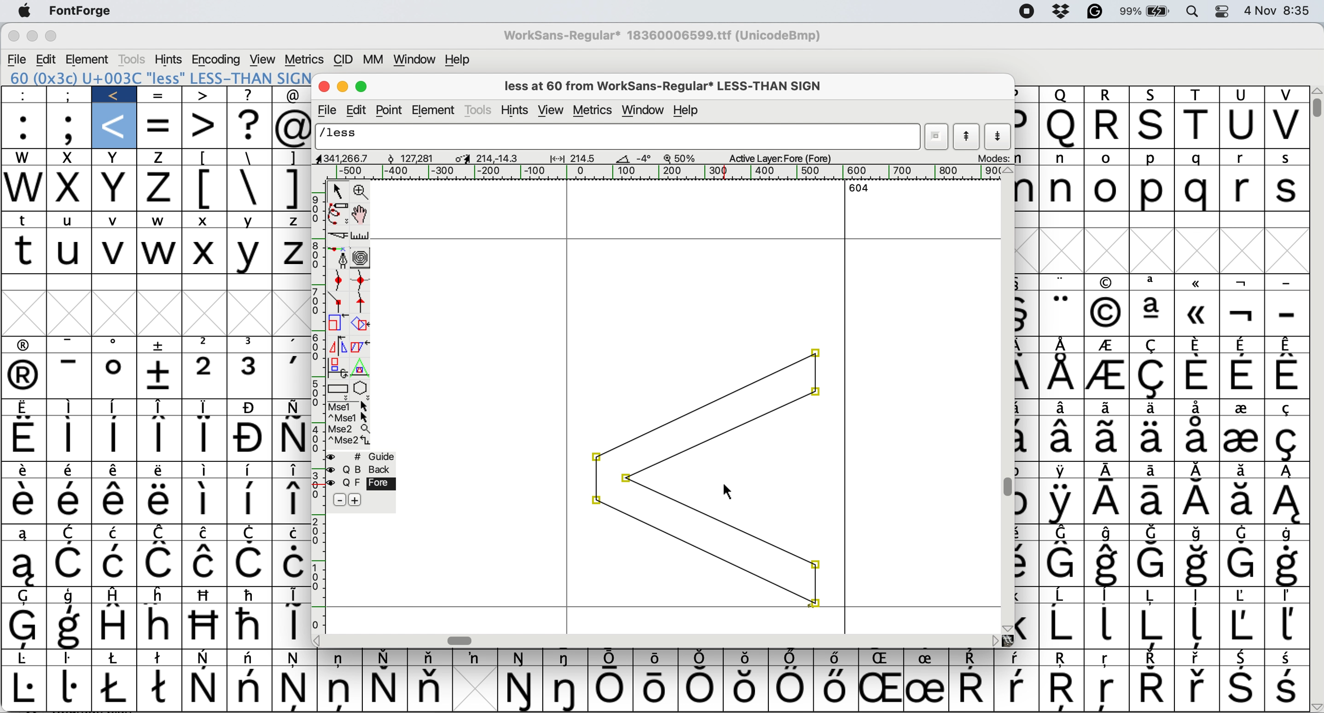  What do you see at coordinates (1146, 659) in the screenshot?
I see `Symbol` at bounding box center [1146, 659].